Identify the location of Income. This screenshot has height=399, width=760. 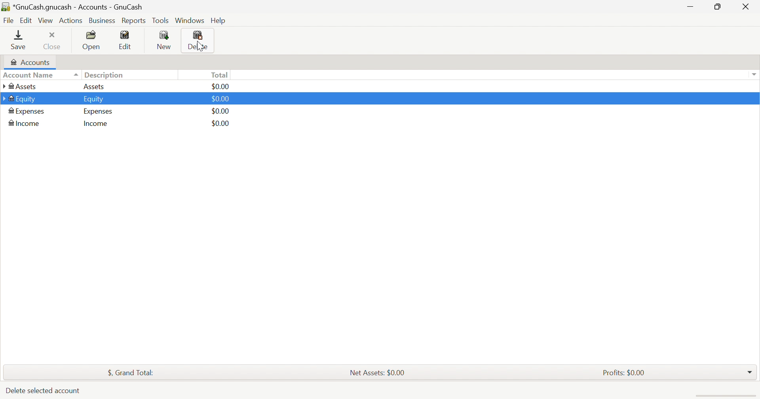
(26, 124).